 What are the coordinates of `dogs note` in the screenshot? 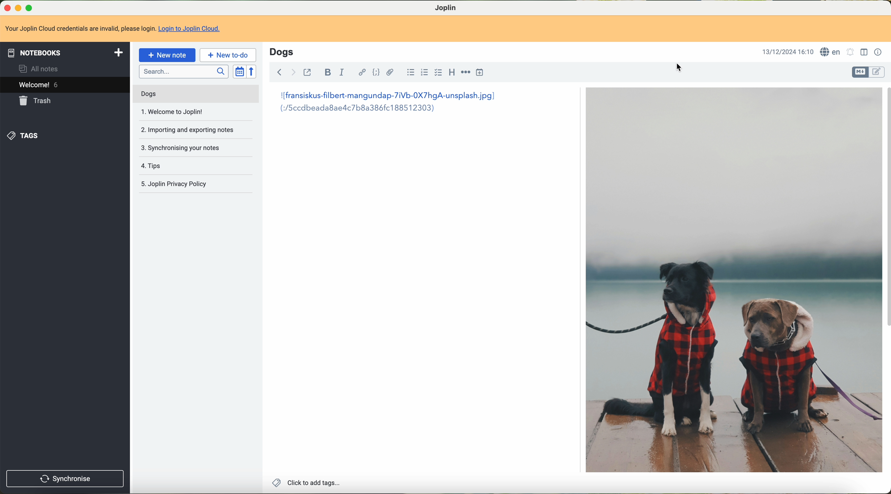 It's located at (148, 94).